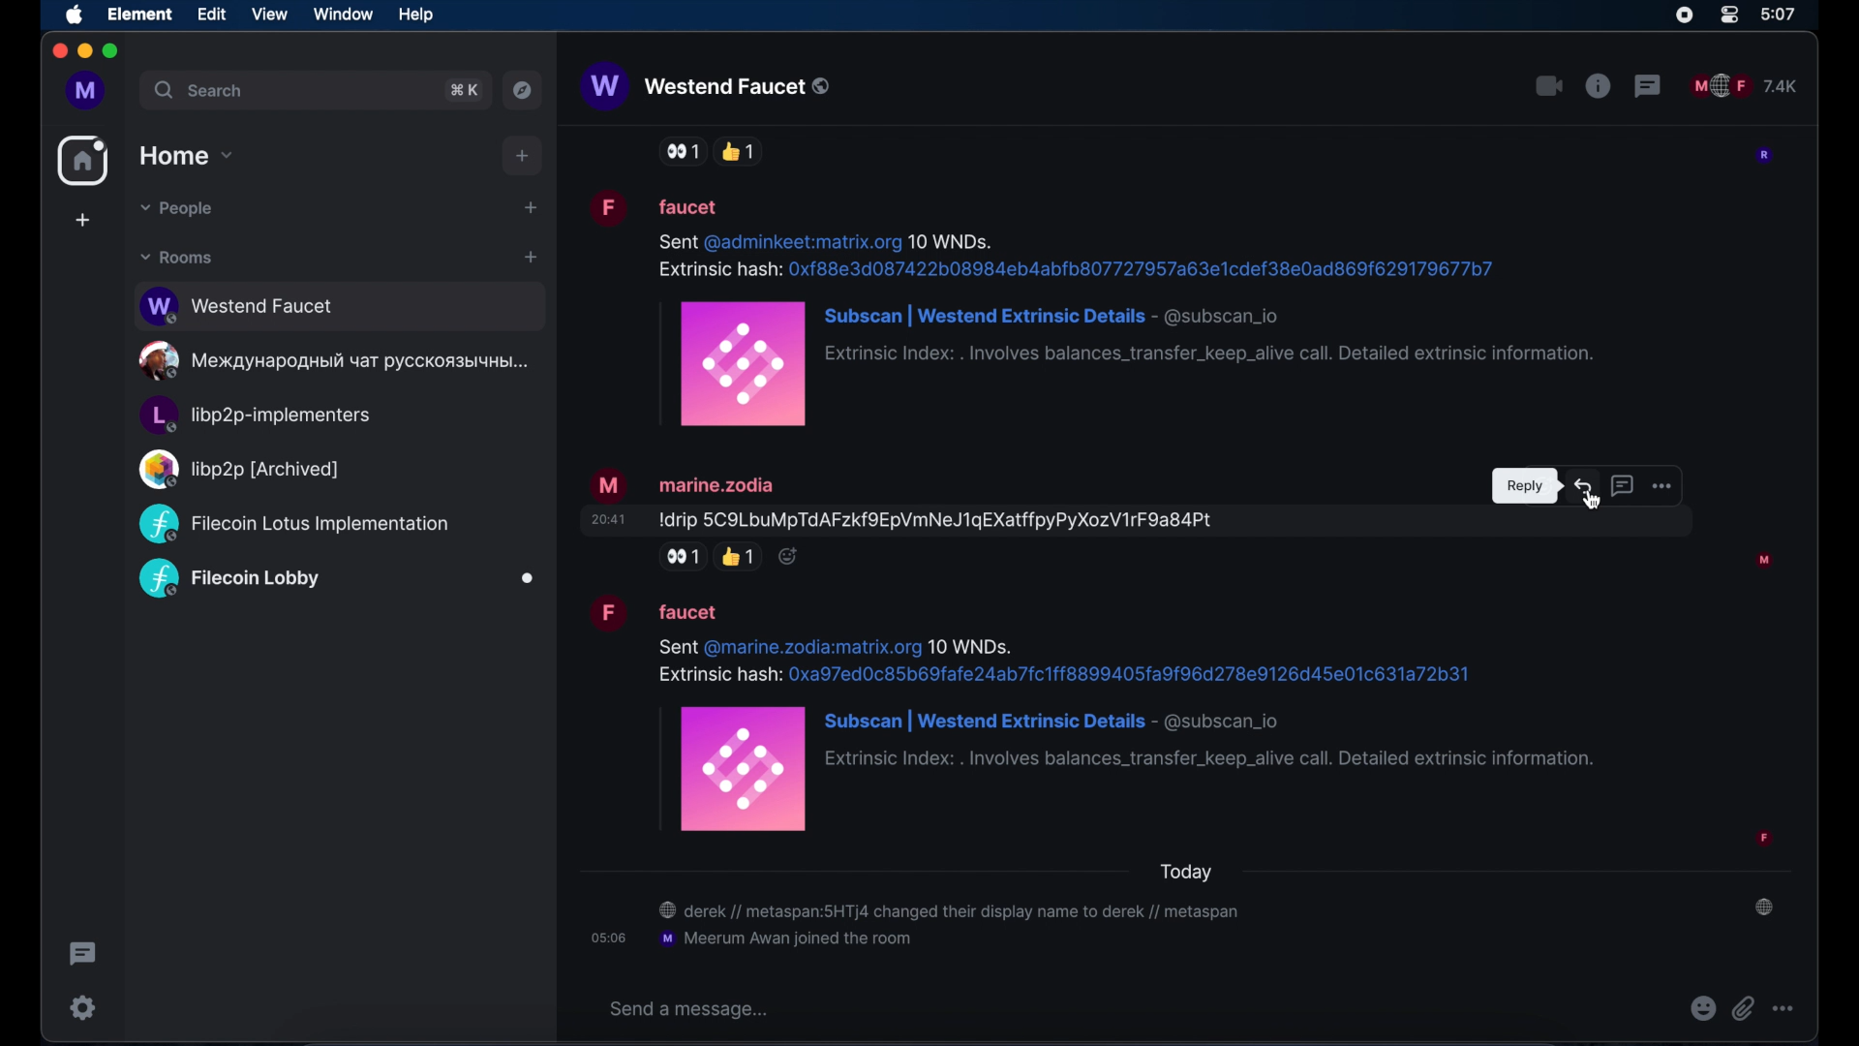 Image resolution: width=1859 pixels, height=1046 pixels. I want to click on public room, so click(237, 469).